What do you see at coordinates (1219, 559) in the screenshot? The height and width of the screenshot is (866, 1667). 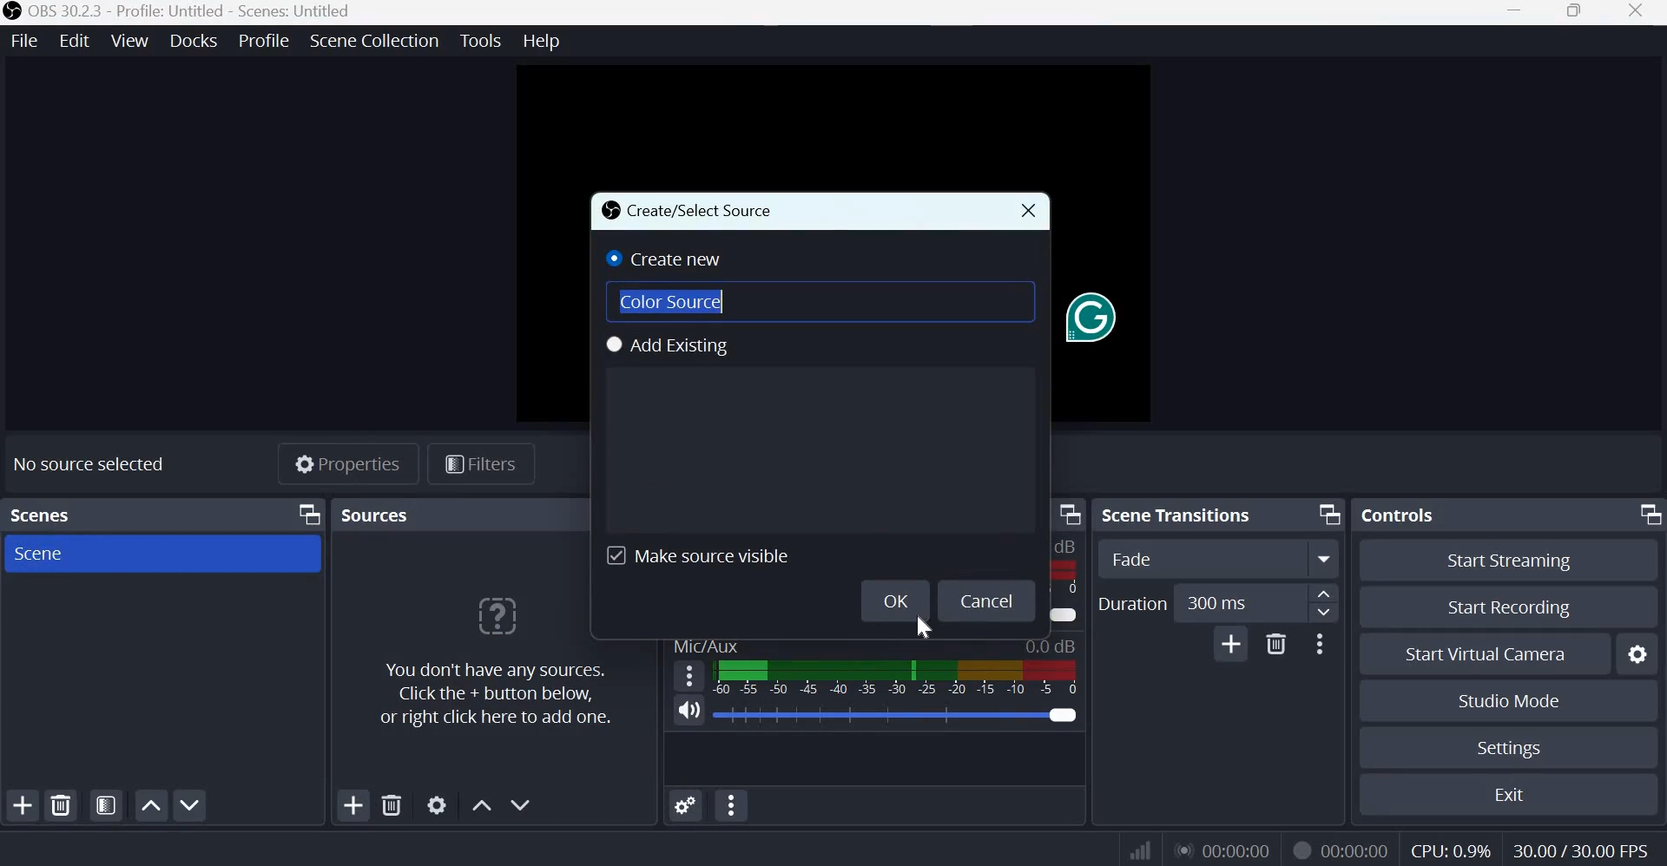 I see `Transition Type Dropdown` at bounding box center [1219, 559].